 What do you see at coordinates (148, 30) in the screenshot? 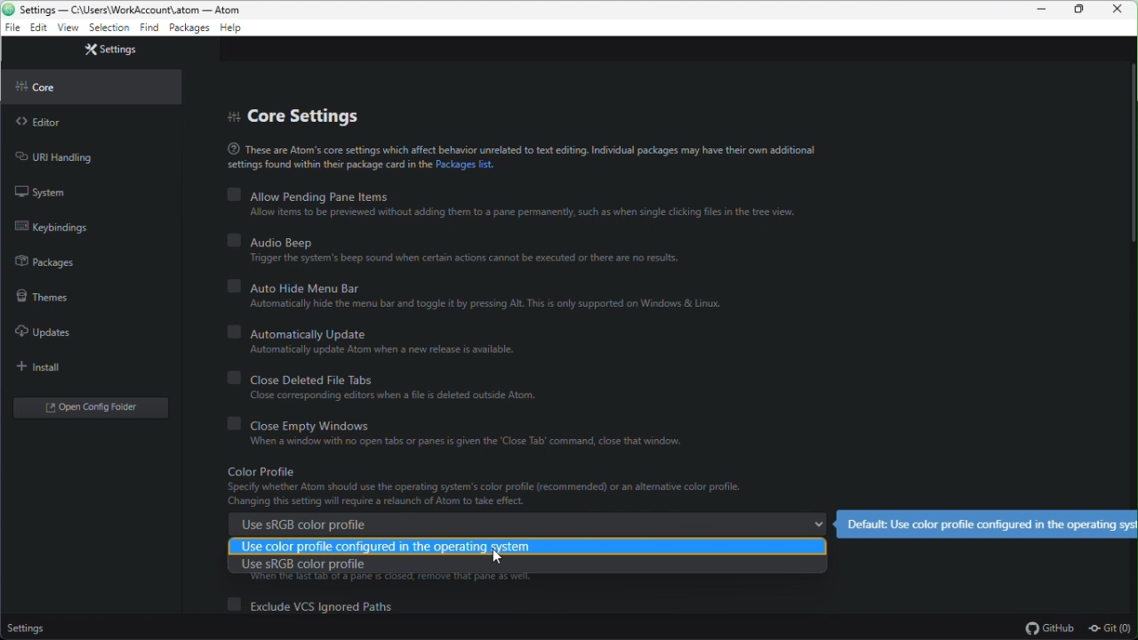
I see `find` at bounding box center [148, 30].